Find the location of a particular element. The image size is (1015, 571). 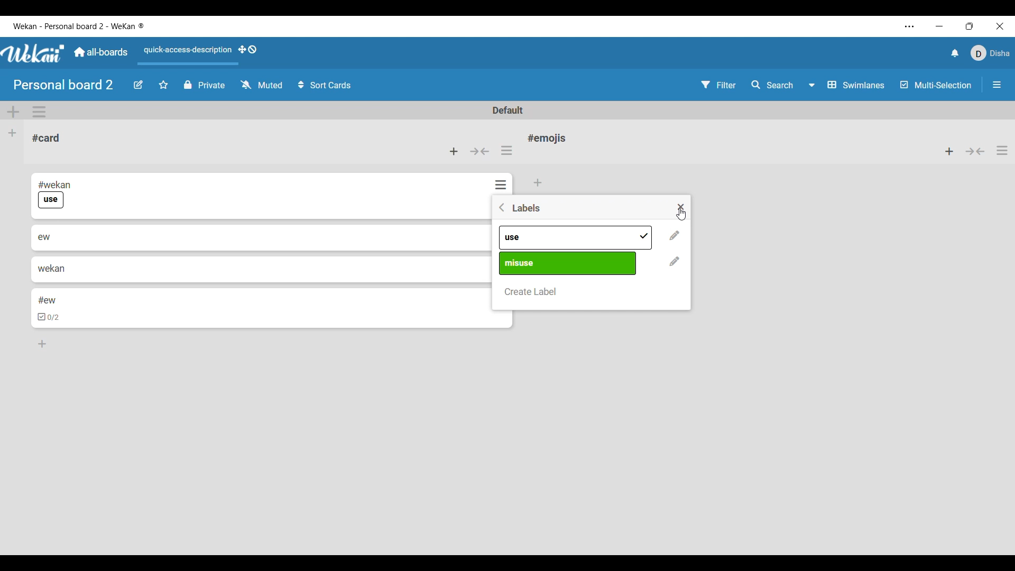

Open/Close sidebar is located at coordinates (997, 85).